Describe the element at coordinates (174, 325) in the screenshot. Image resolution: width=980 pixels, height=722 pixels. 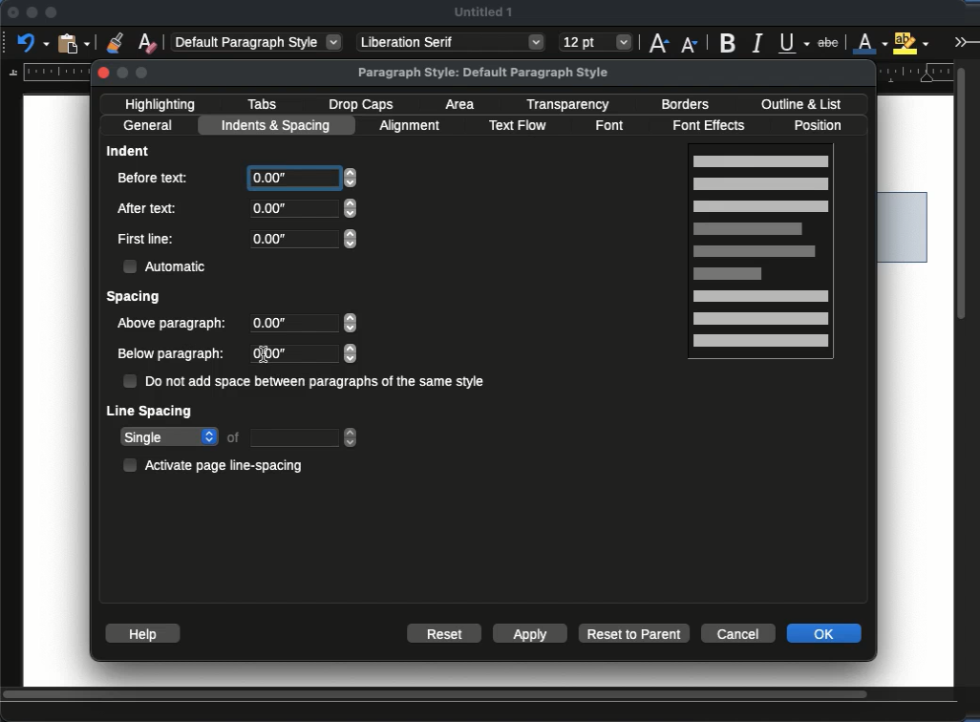
I see `above paragraph` at that location.